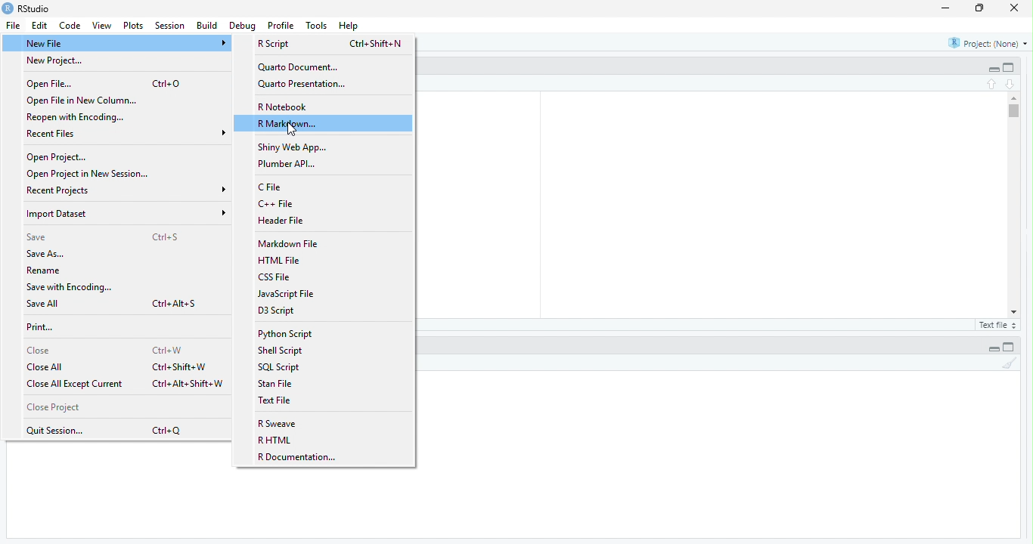 This screenshot has height=544, width=1033. What do you see at coordinates (1015, 204) in the screenshot?
I see `scrollbar` at bounding box center [1015, 204].